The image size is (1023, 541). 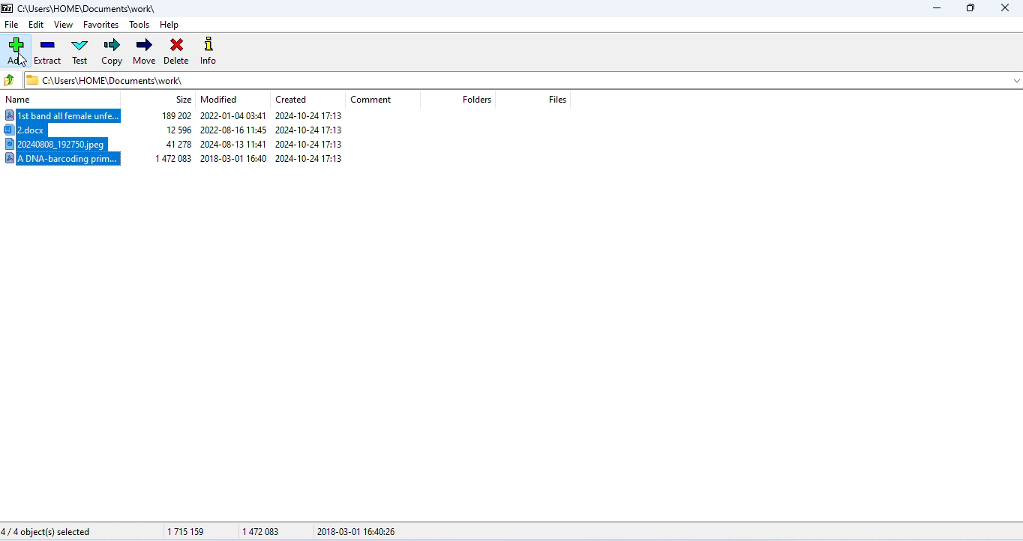 I want to click on test, so click(x=80, y=51).